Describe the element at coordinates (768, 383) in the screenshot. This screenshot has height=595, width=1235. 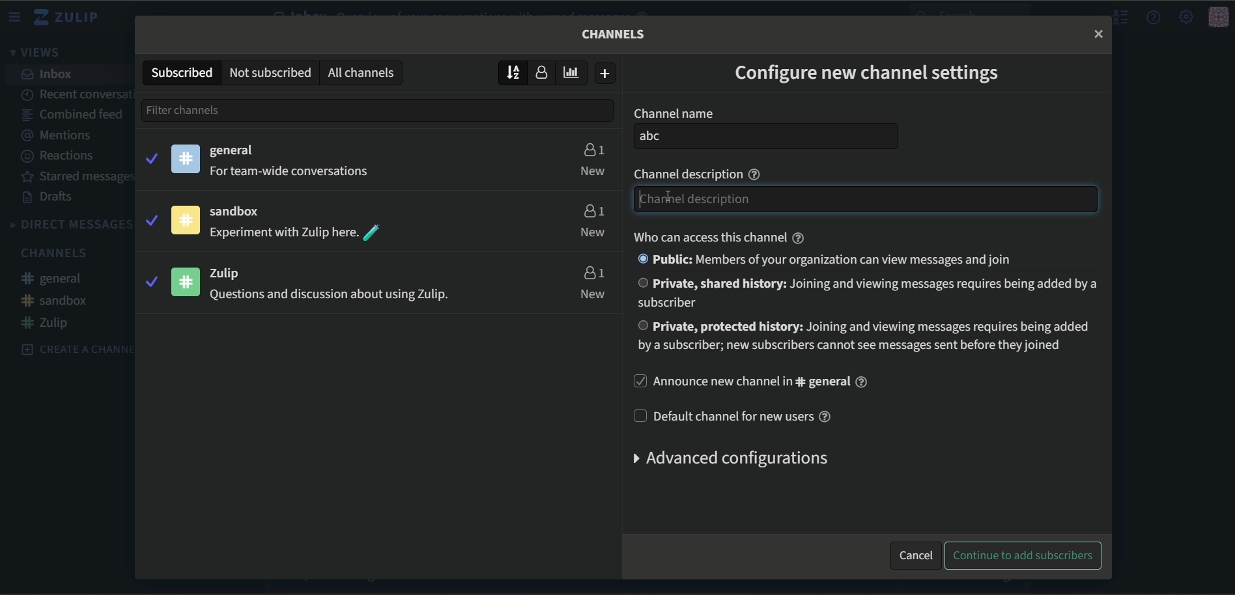
I see ` Announce new channel in # general ` at that location.